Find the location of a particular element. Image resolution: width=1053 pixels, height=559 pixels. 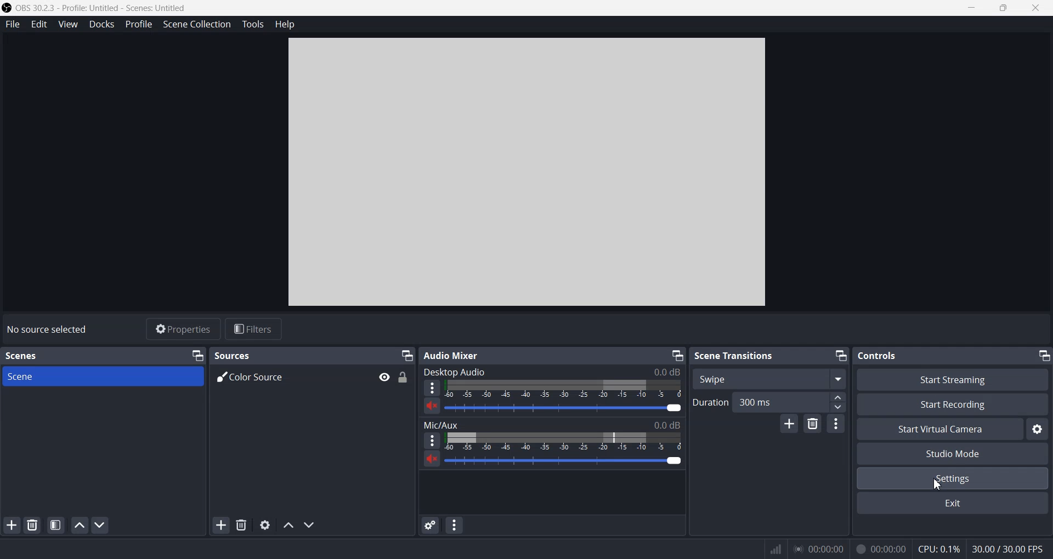

Color Source is located at coordinates (287, 377).